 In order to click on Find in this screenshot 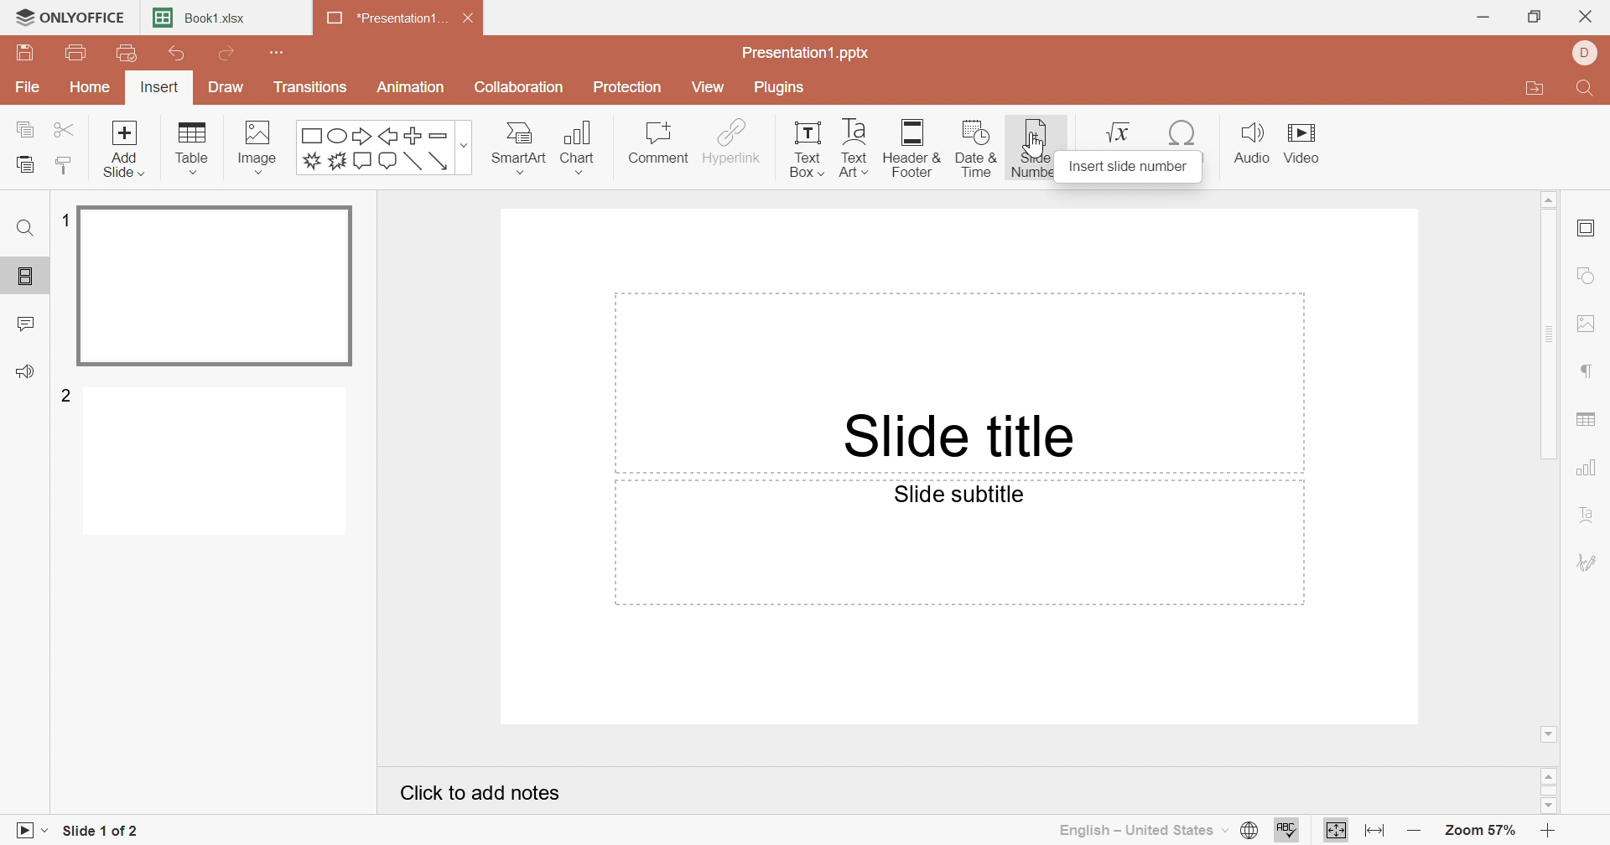, I will do `click(1582, 91)`.